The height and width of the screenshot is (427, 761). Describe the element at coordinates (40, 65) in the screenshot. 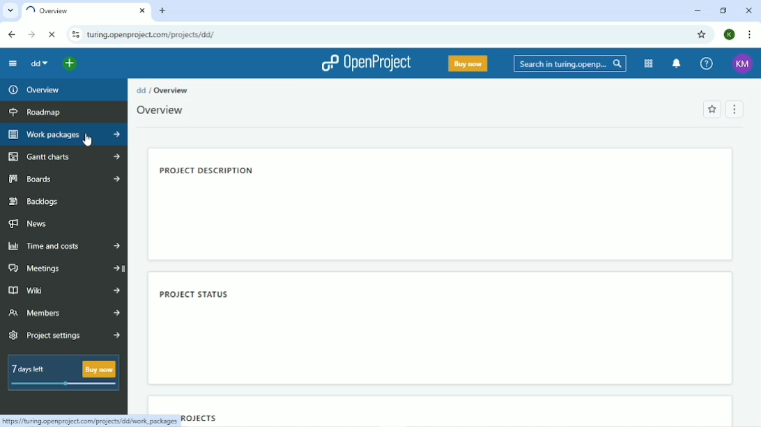

I see `dd` at that location.